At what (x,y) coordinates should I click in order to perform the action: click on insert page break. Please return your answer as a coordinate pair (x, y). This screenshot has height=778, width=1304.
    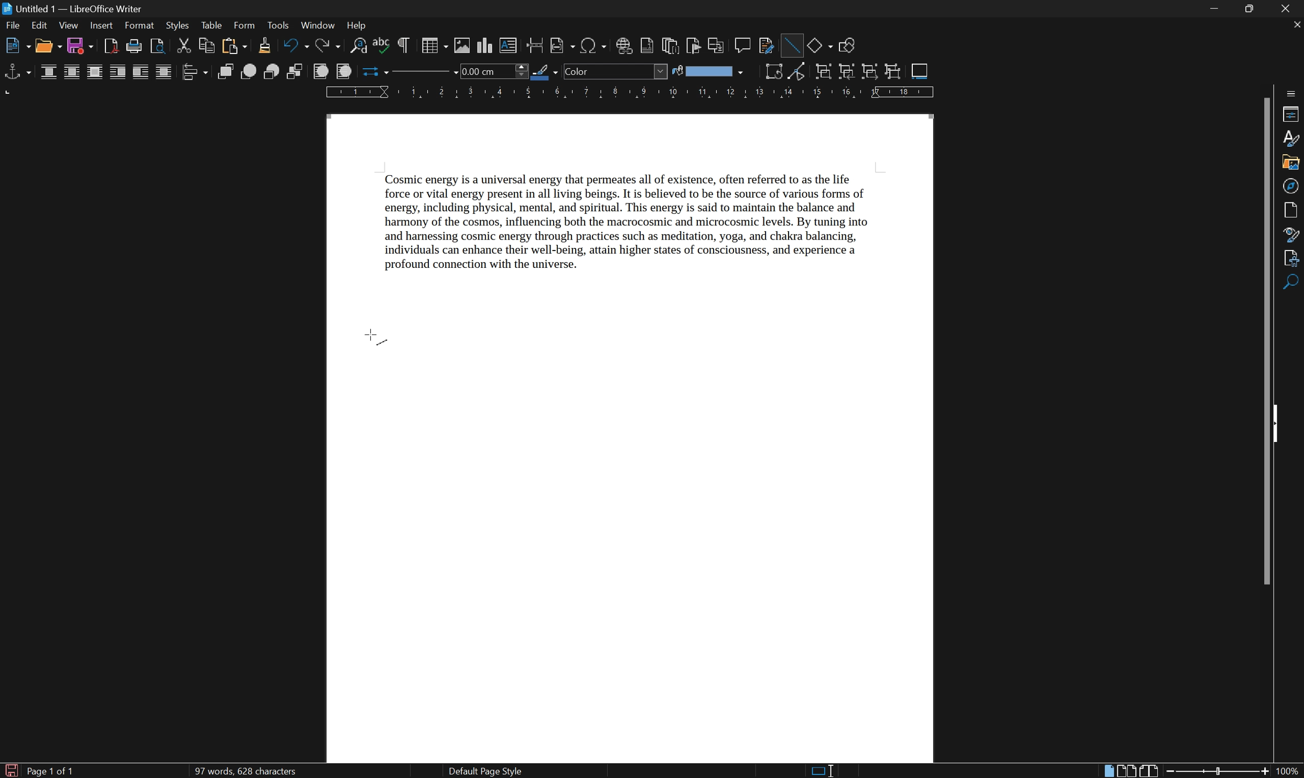
    Looking at the image, I should click on (534, 45).